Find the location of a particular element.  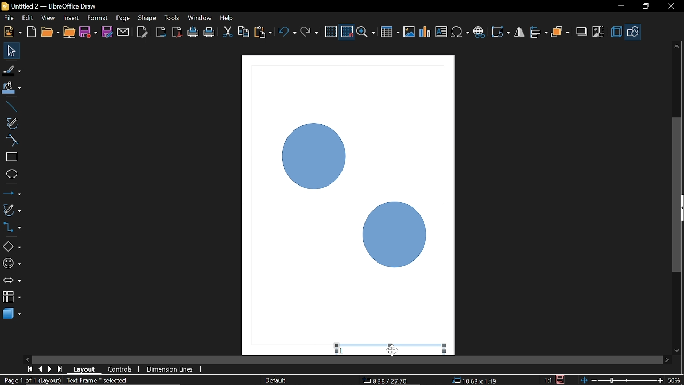

file is located at coordinates (9, 19).